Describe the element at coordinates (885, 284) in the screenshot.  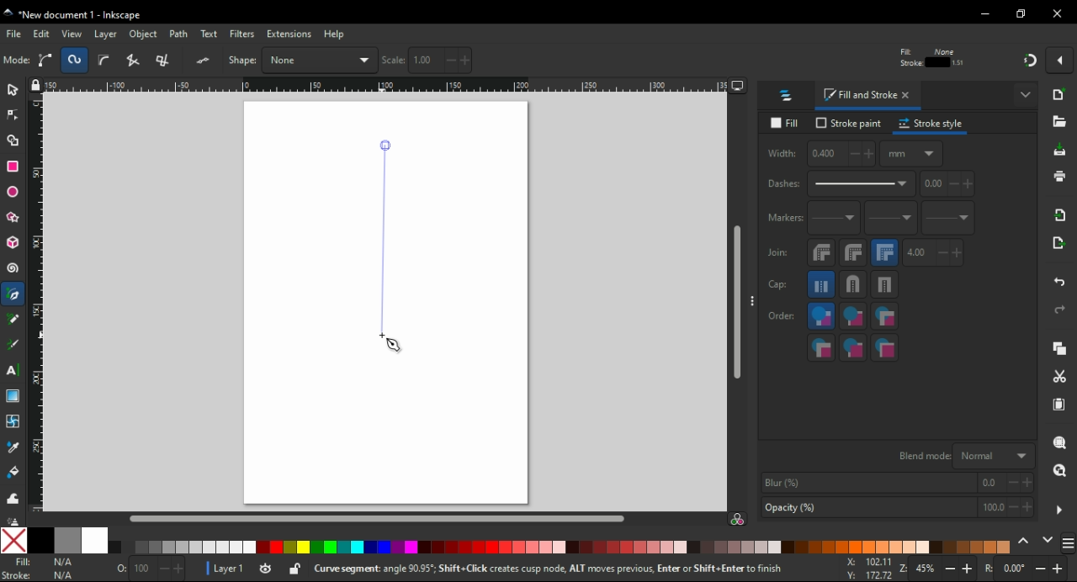
I see `square` at that location.